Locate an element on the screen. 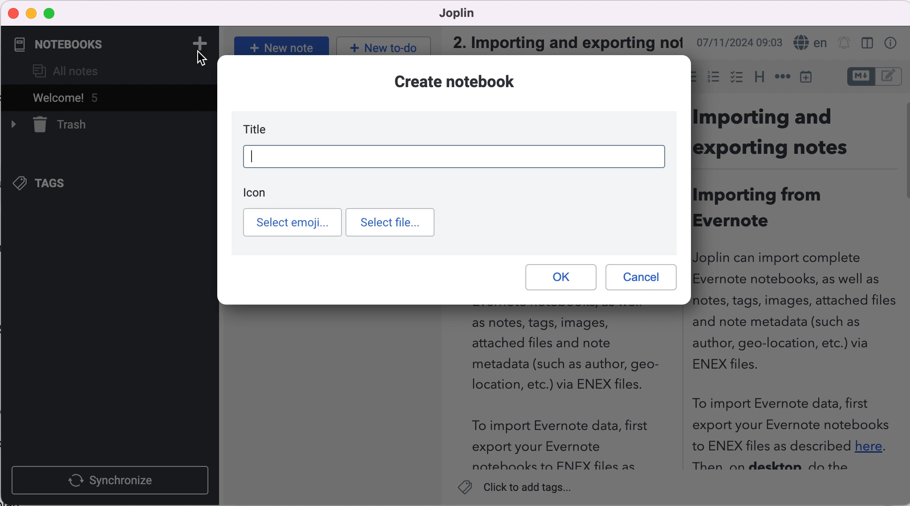 The height and width of the screenshot is (506, 910). as notes, tags, images,attached files and notemetadata (such as author, geo-location, etc.) via ENEX files.To import Evernote data, firstexport your Evernotenotehnnks ta FNIFX files as is located at coordinates (553, 395).